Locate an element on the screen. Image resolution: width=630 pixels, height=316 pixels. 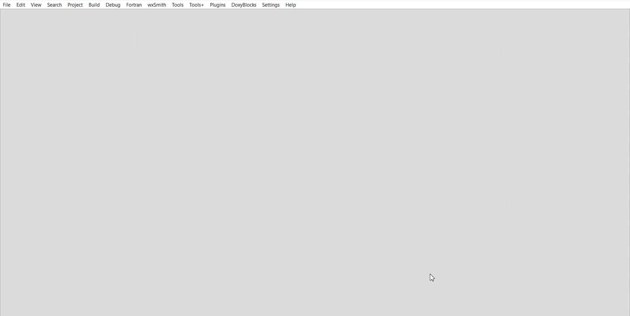
Tools+ is located at coordinates (197, 5).